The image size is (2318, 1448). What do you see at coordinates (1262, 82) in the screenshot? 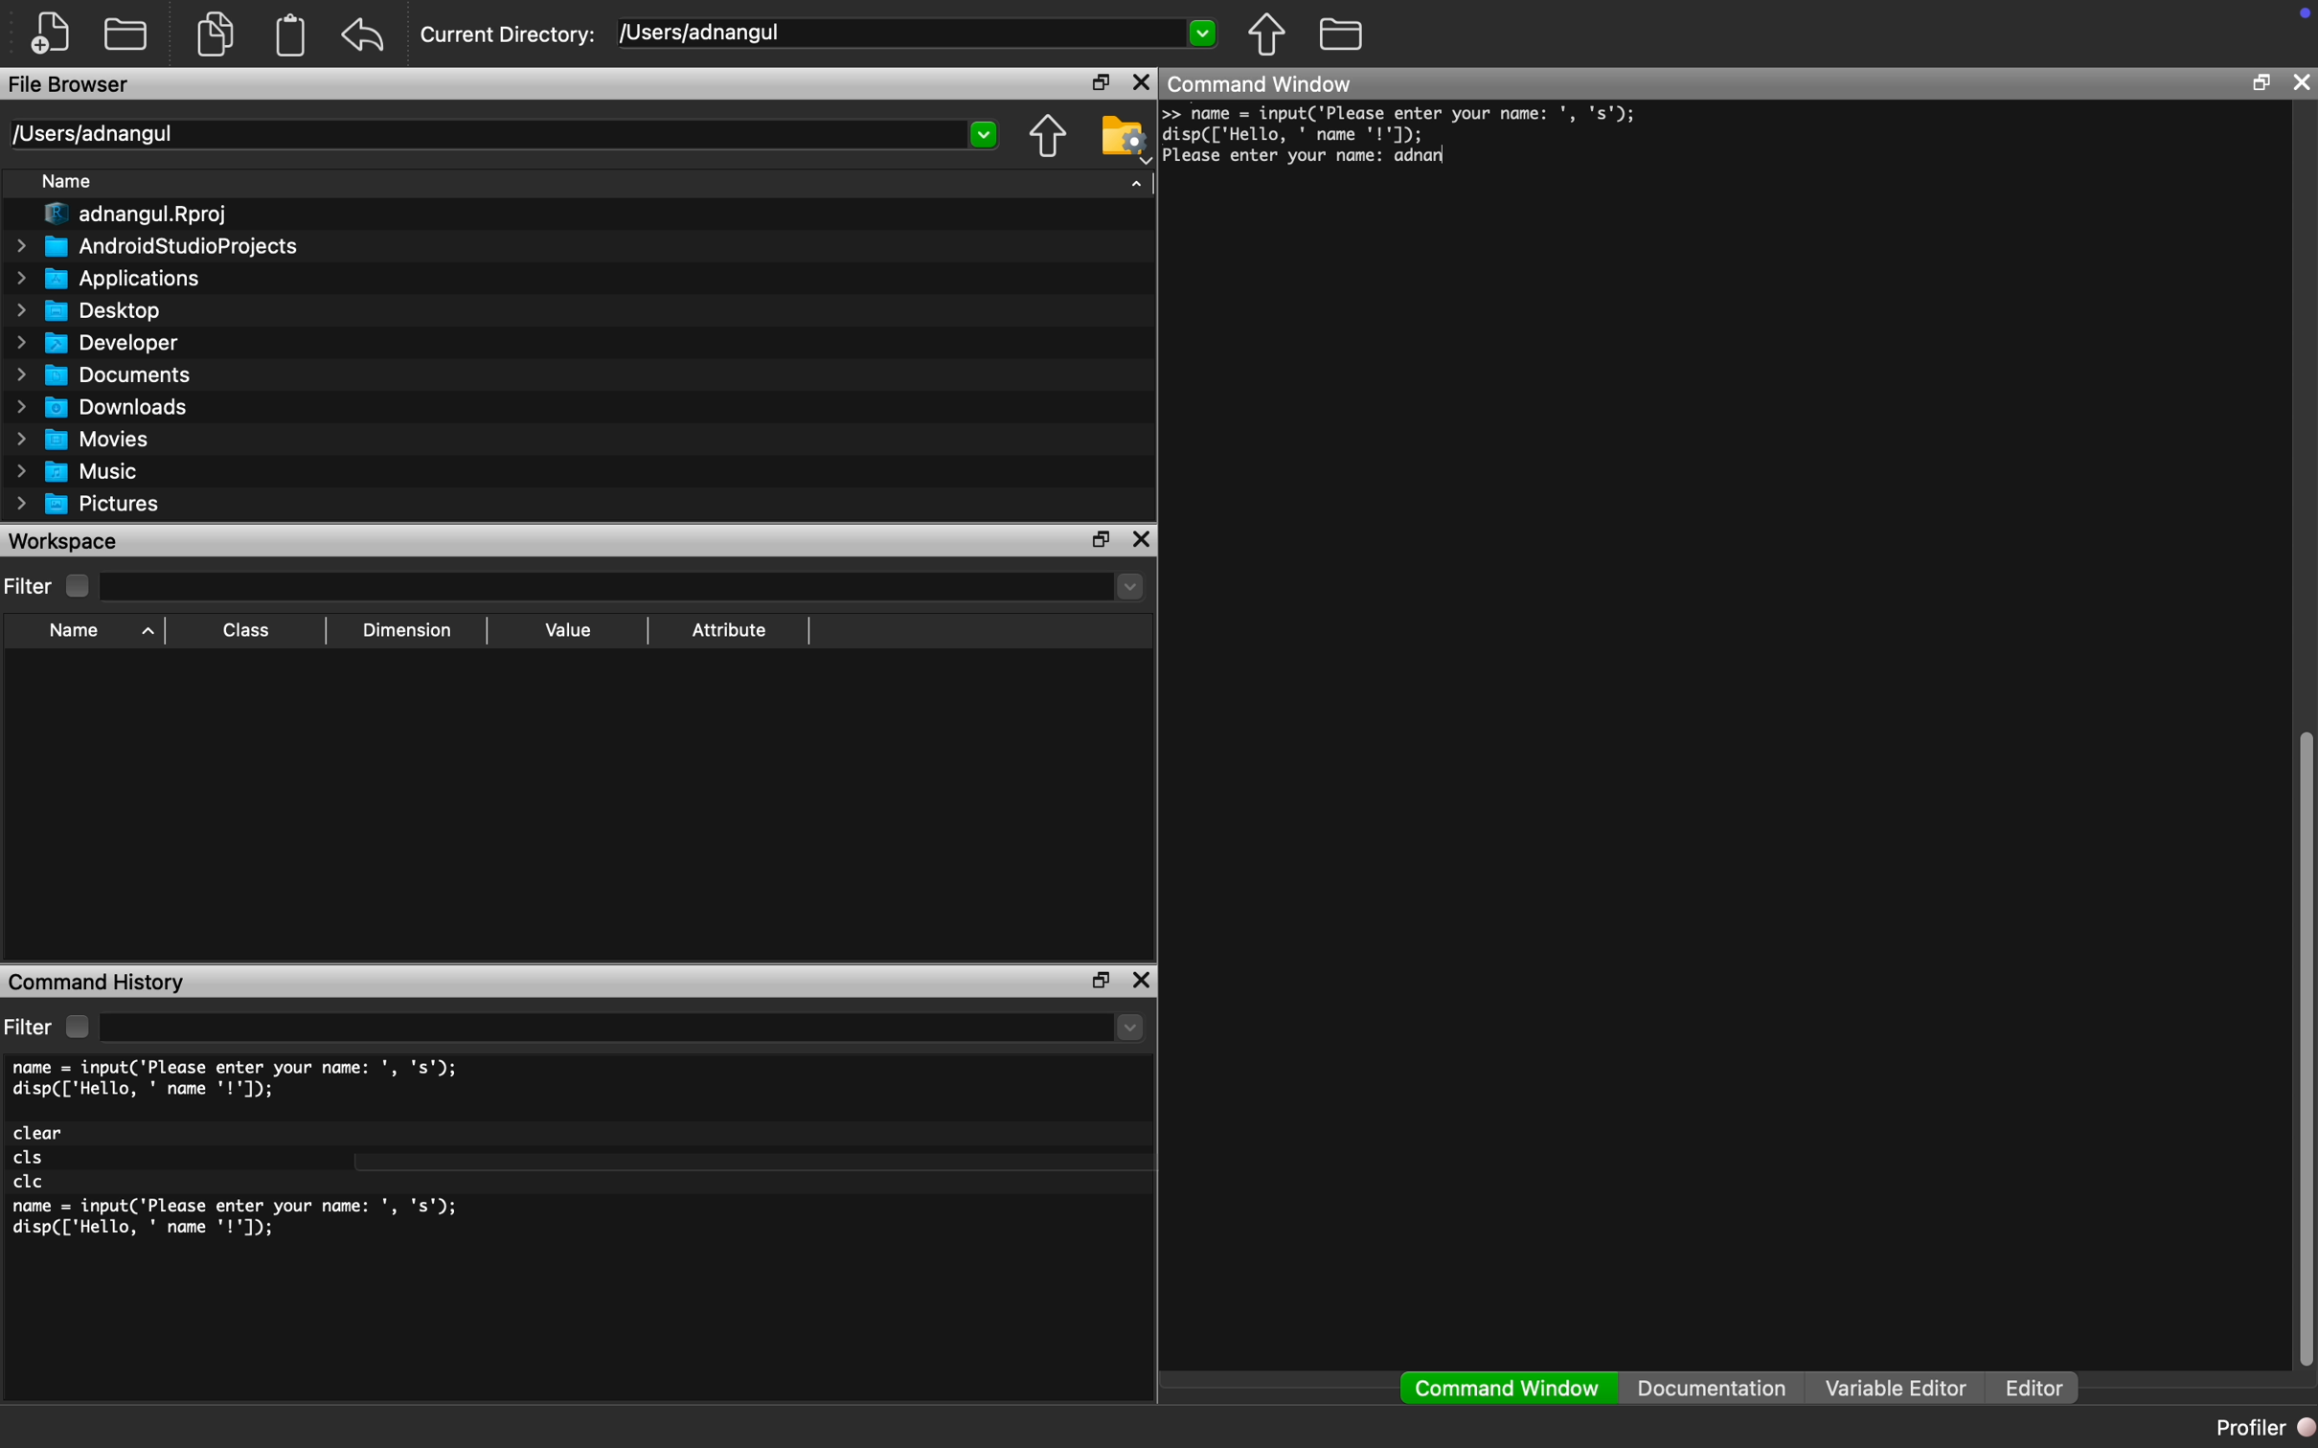
I see `Command Window` at bounding box center [1262, 82].